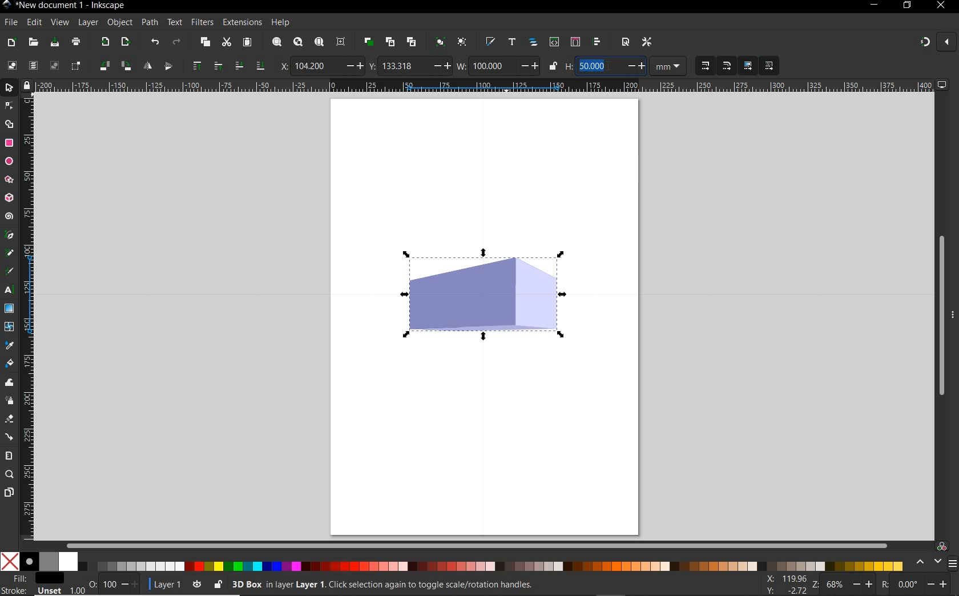 Image resolution: width=959 pixels, height=596 pixels. What do you see at coordinates (148, 22) in the screenshot?
I see `path` at bounding box center [148, 22].